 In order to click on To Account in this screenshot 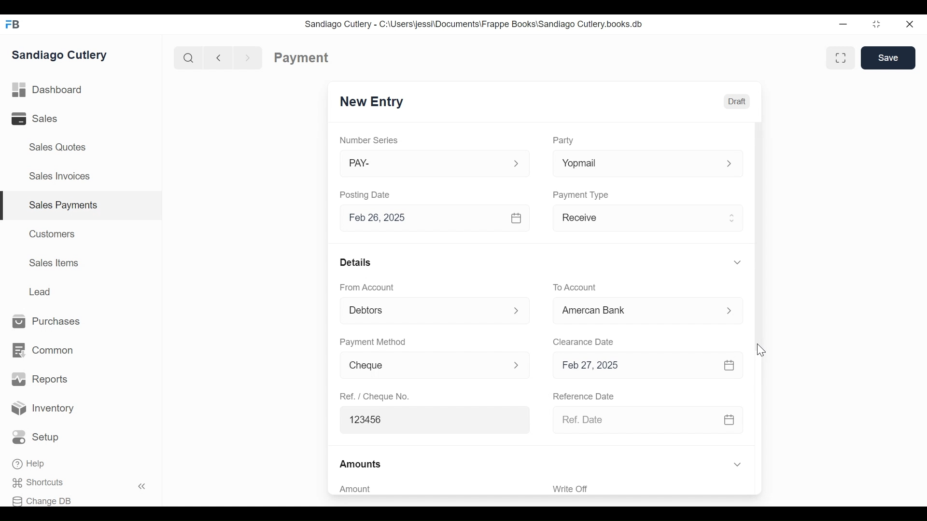, I will do `click(575, 288)`.